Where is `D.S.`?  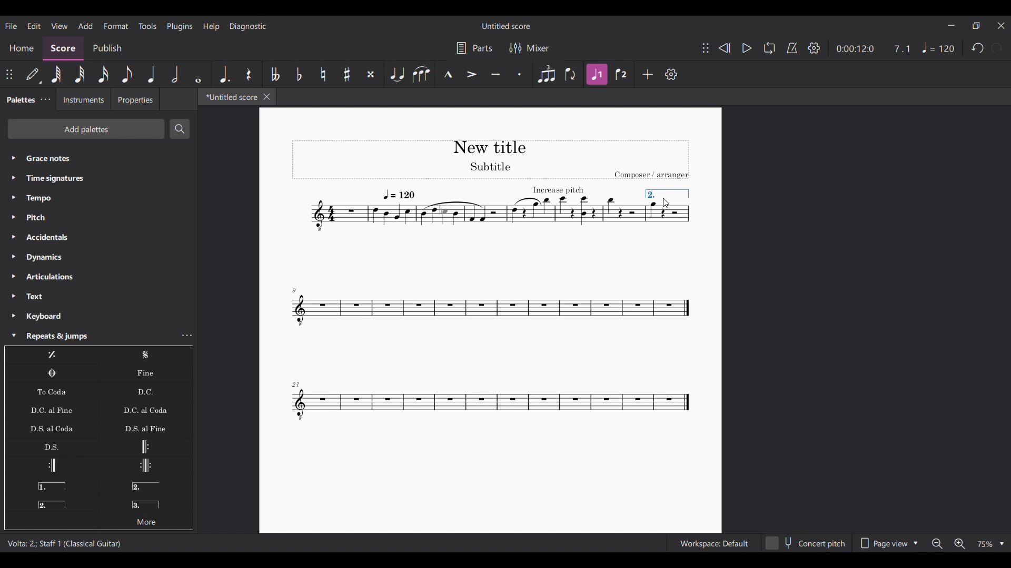
D.S. is located at coordinates (51, 447).